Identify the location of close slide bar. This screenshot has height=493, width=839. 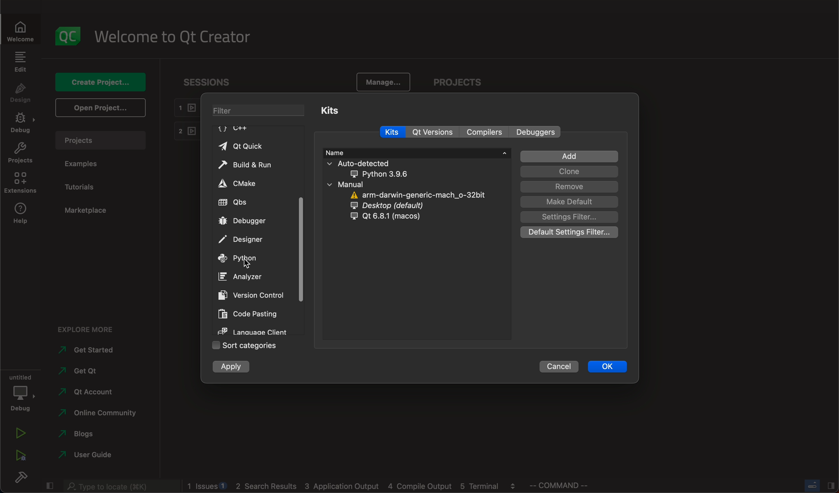
(49, 485).